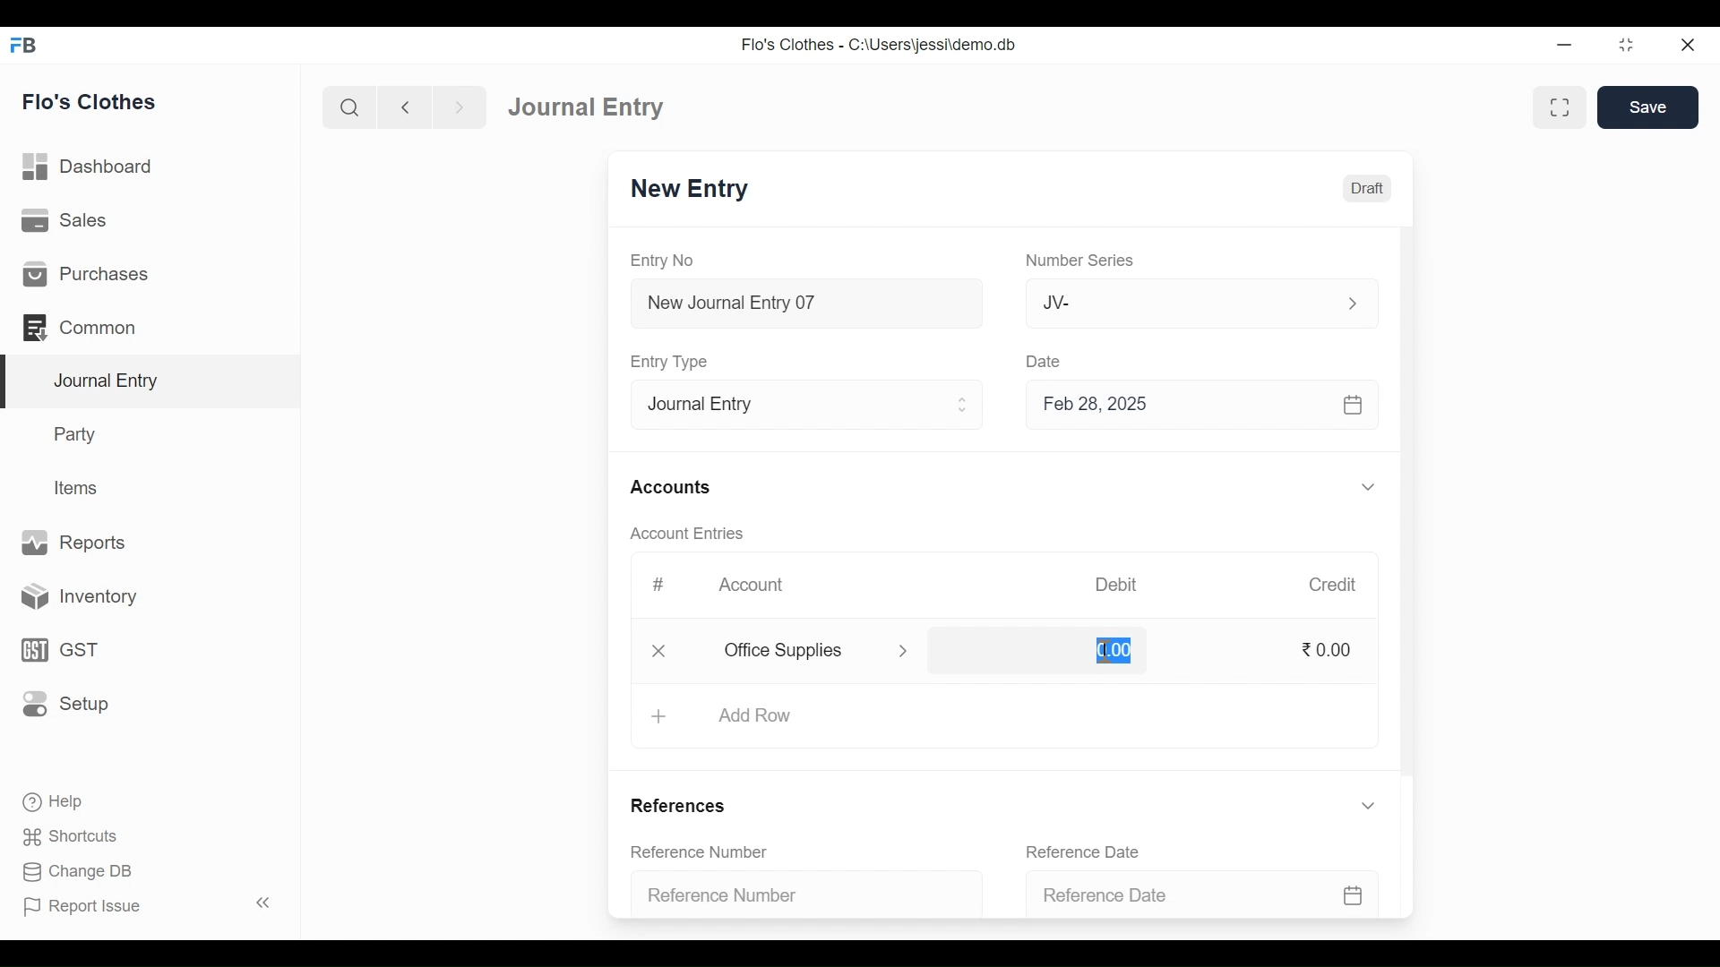  Describe the element at coordinates (404, 107) in the screenshot. I see `Navigate Back` at that location.